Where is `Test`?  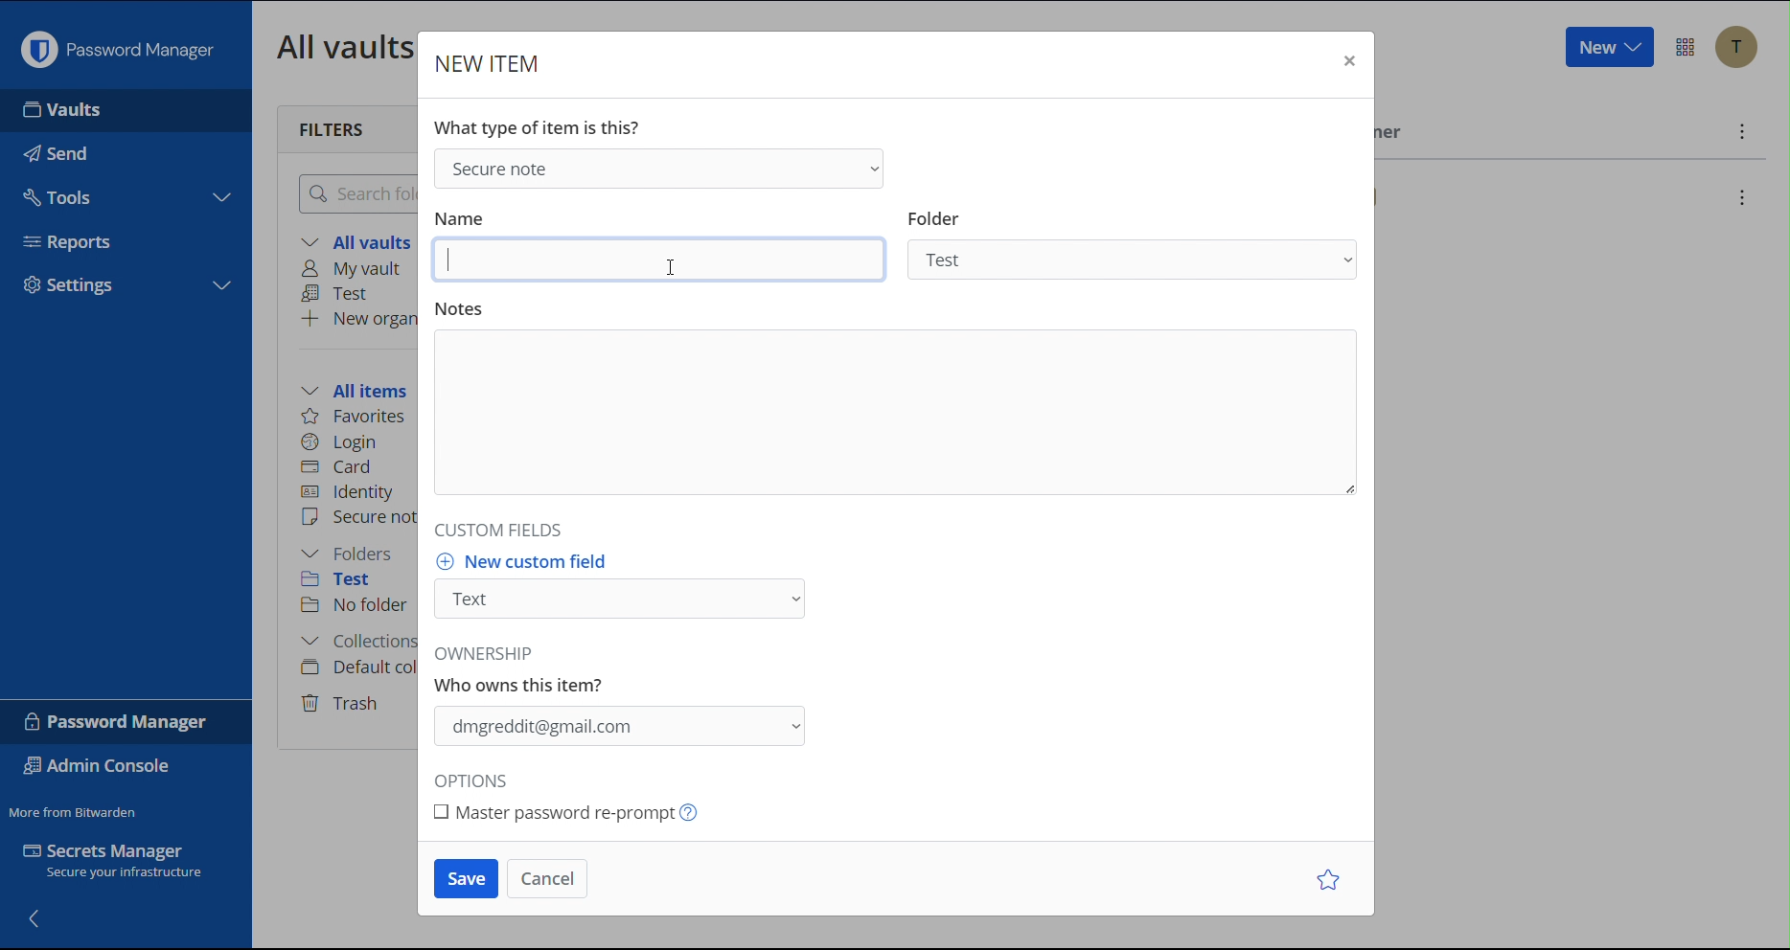 Test is located at coordinates (340, 294).